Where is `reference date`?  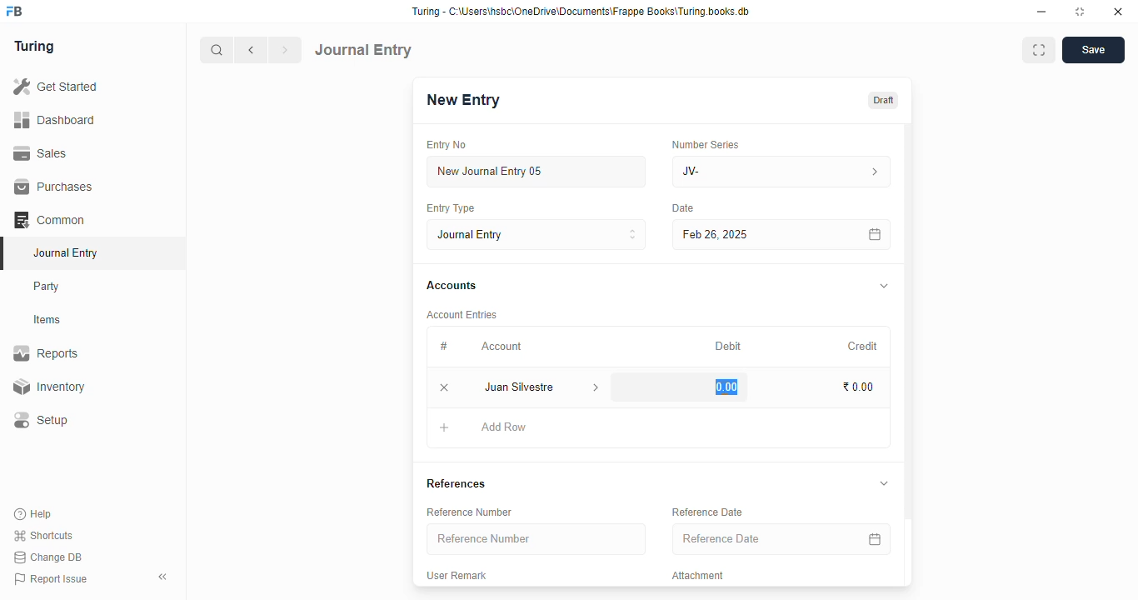
reference date is located at coordinates (757, 539).